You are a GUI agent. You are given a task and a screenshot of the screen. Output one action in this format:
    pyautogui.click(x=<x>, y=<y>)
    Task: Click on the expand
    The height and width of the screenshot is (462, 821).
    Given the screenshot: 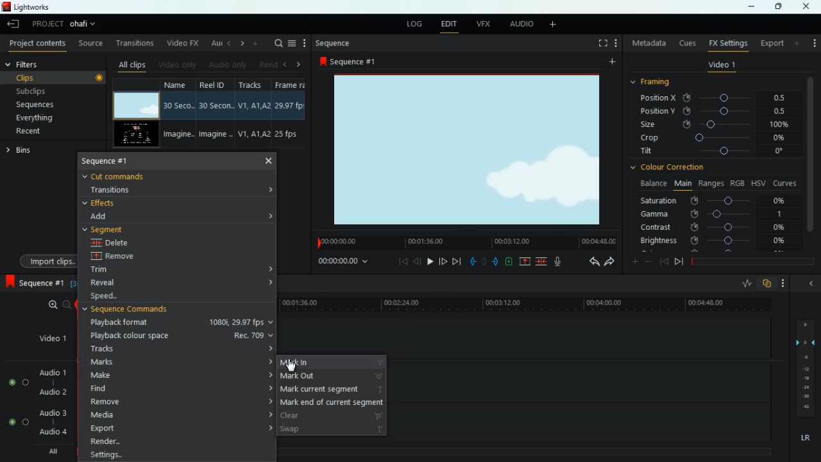 What is the action you would take?
    pyautogui.click(x=269, y=267)
    